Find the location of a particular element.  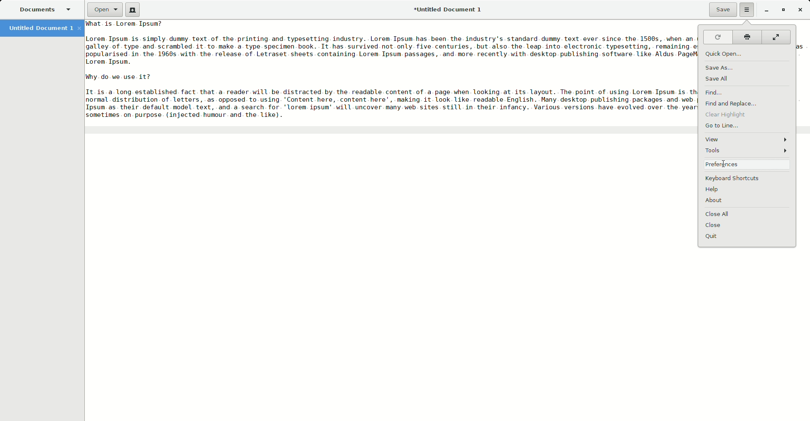

Preferences is located at coordinates (748, 165).